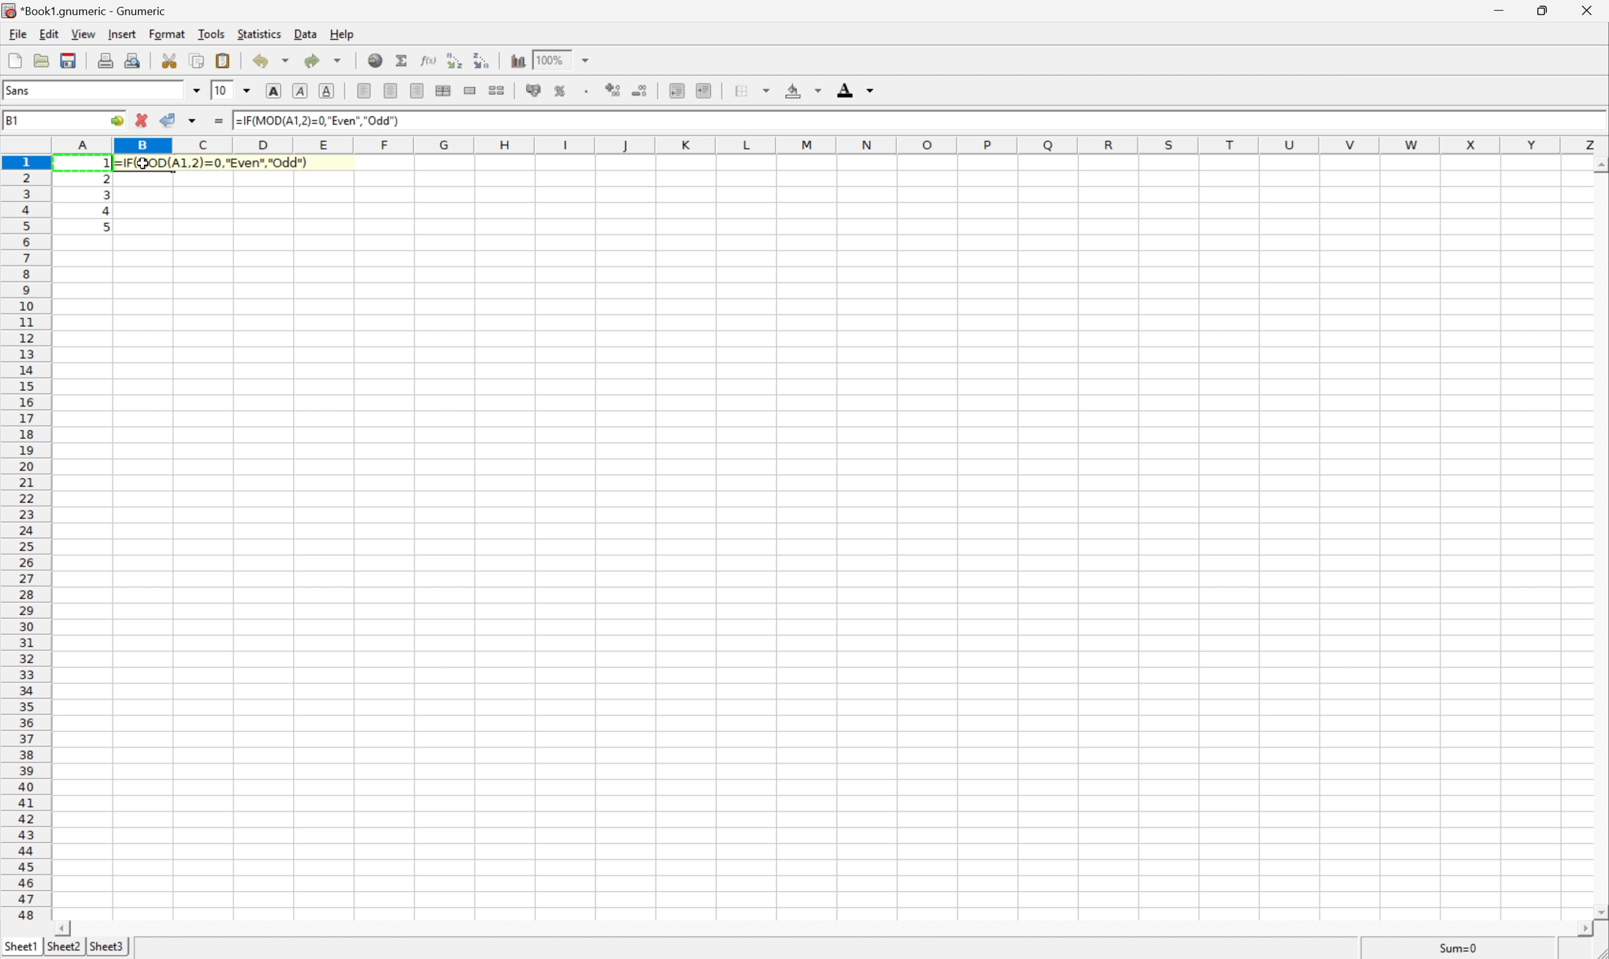 The width and height of the screenshot is (1609, 959). Describe the element at coordinates (168, 59) in the screenshot. I see `Cut selection` at that location.